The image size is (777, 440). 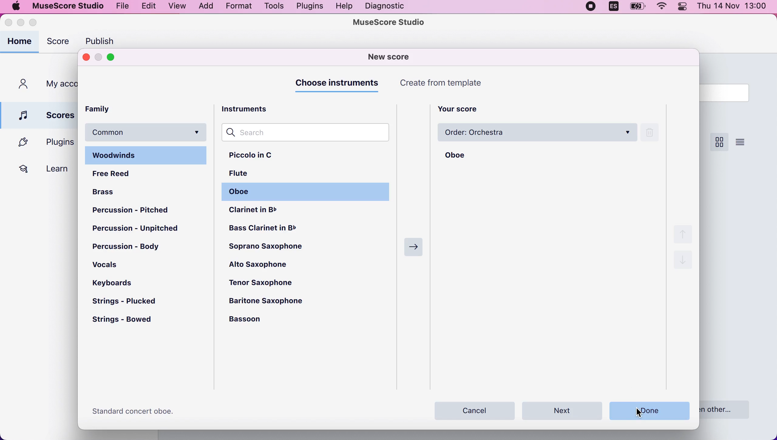 What do you see at coordinates (140, 230) in the screenshot?
I see `percussion-unpitched` at bounding box center [140, 230].